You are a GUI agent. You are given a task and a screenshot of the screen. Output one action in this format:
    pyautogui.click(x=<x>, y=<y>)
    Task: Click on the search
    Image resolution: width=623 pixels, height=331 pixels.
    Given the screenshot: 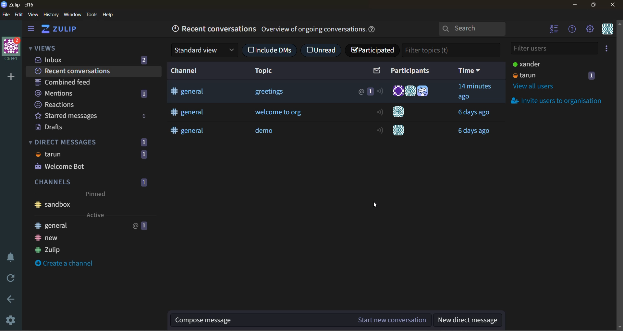 What is the action you would take?
    pyautogui.click(x=473, y=27)
    